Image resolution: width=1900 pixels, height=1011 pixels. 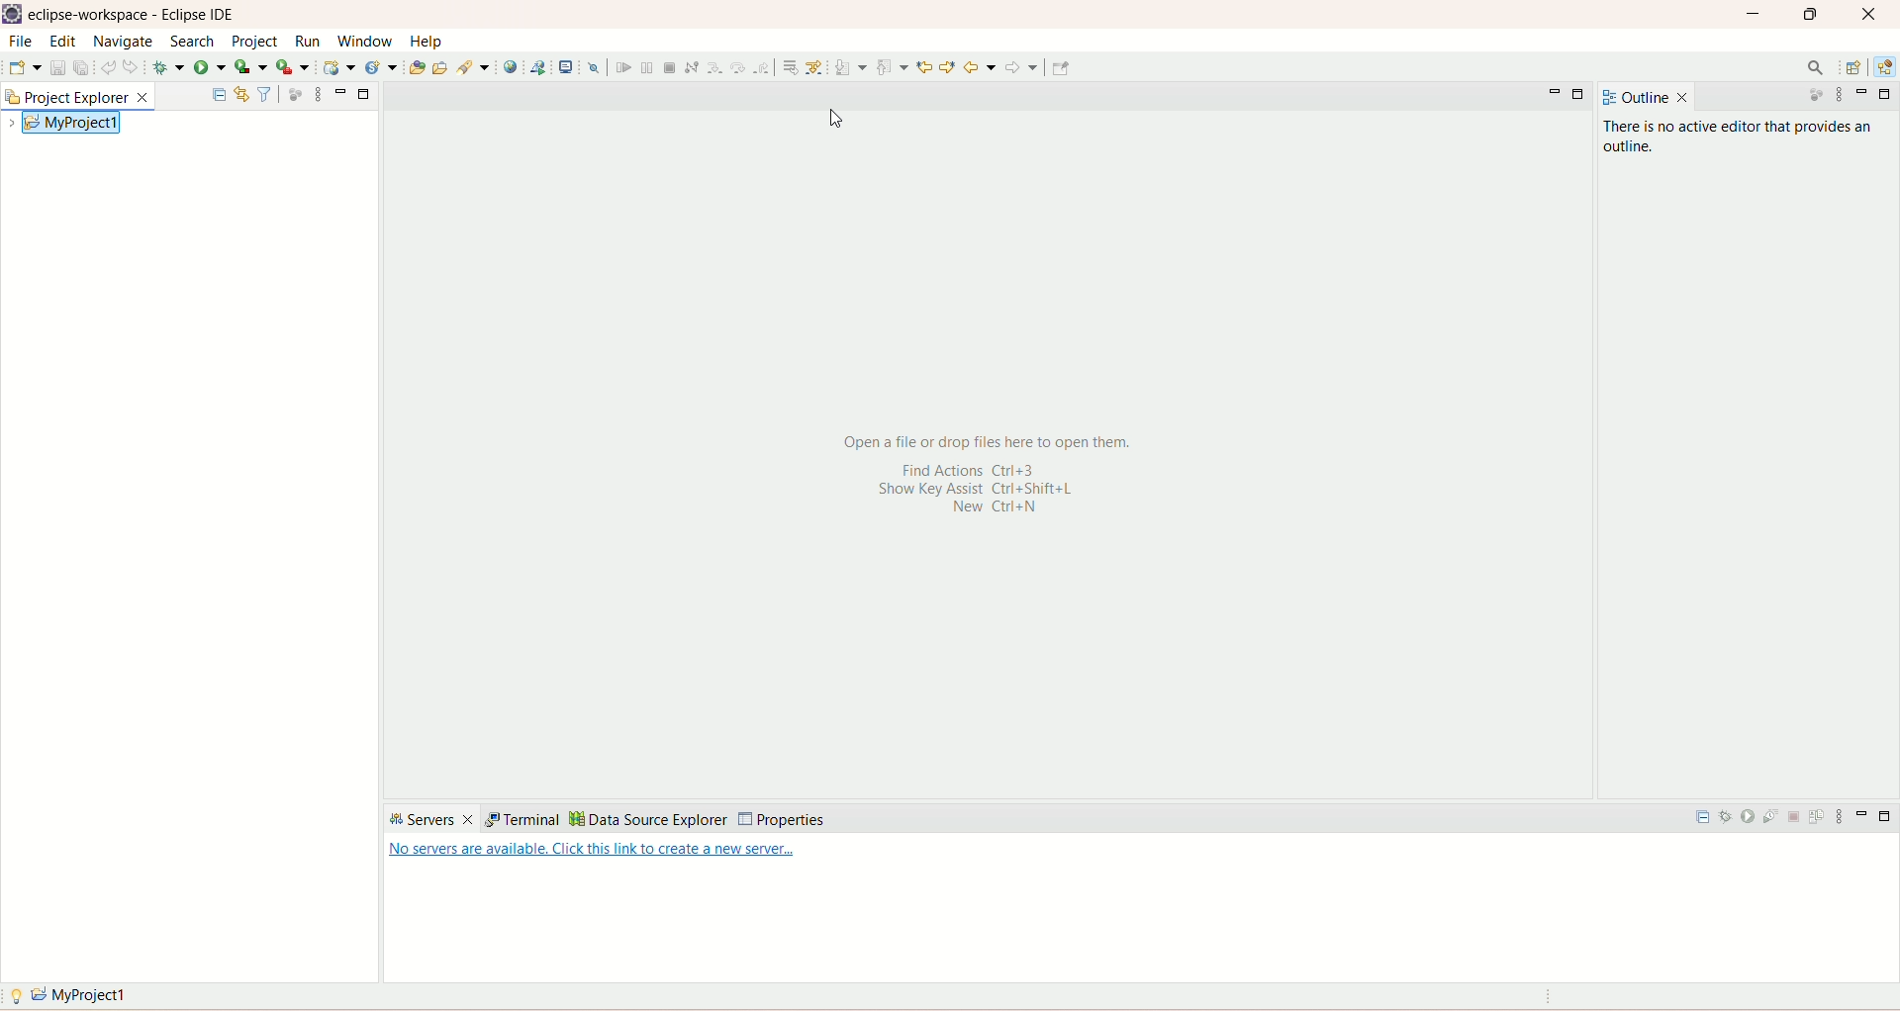 I want to click on project, so click(x=256, y=42).